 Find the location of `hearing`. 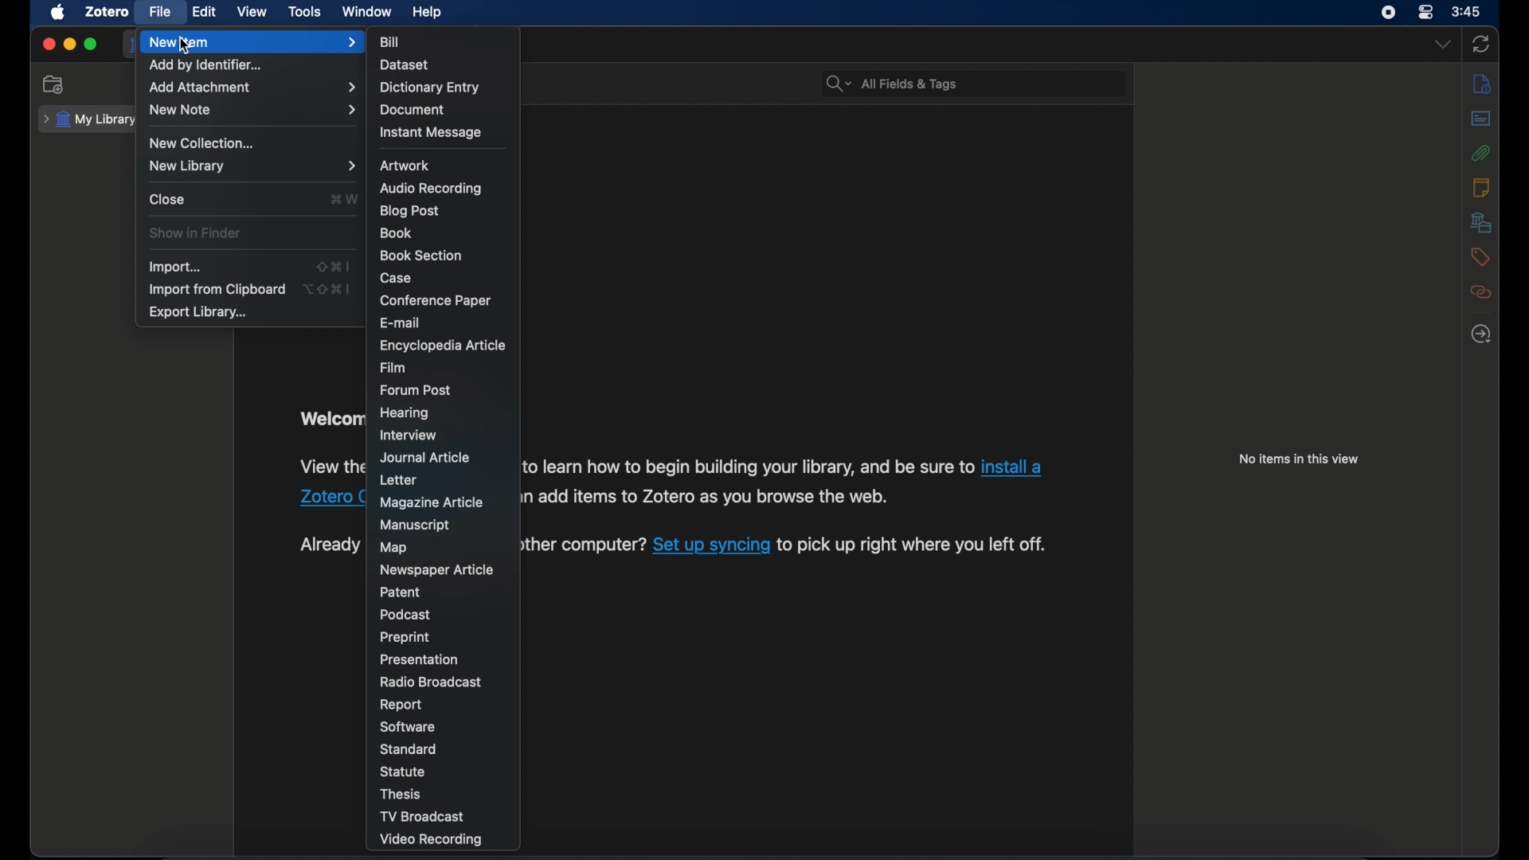

hearing is located at coordinates (406, 413).